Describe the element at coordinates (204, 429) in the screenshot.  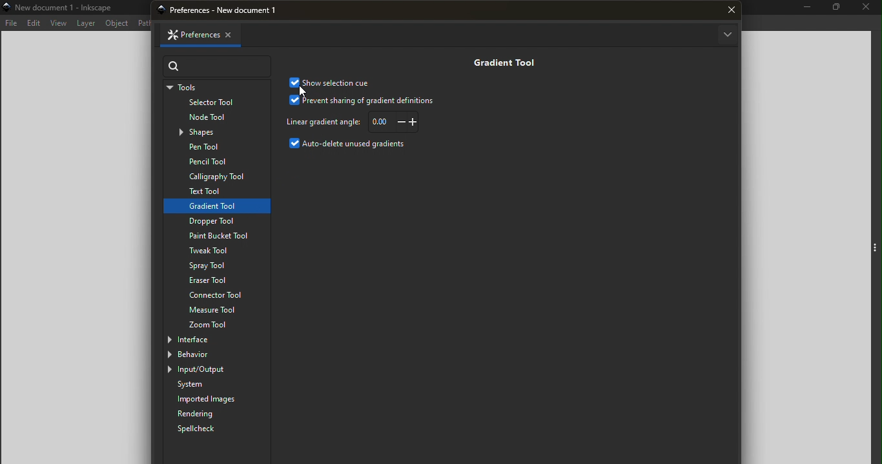
I see `Spellcheck` at that location.